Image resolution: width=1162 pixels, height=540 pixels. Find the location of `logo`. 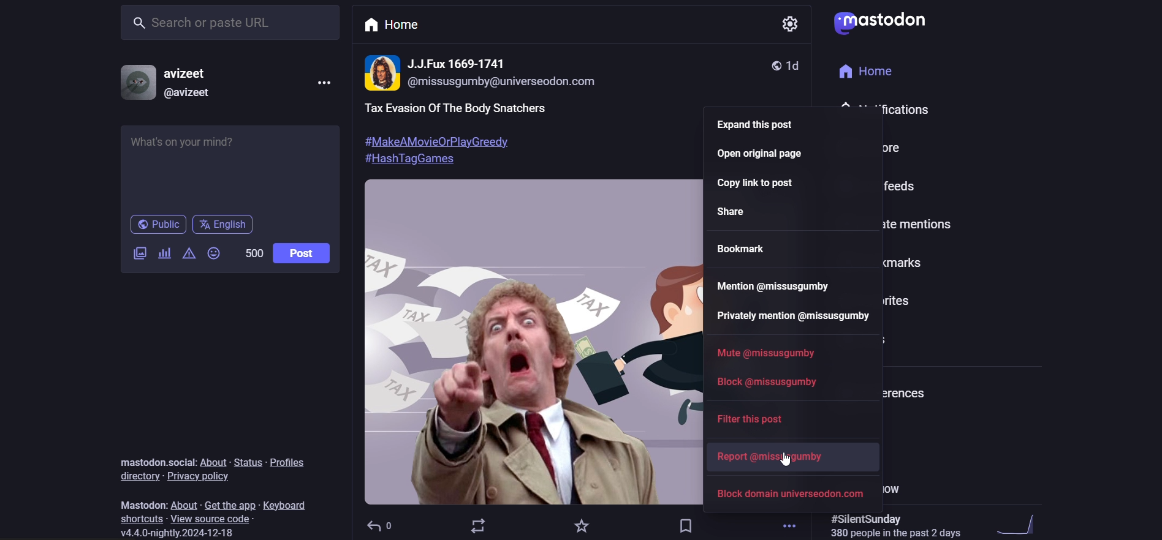

logo is located at coordinates (878, 23).